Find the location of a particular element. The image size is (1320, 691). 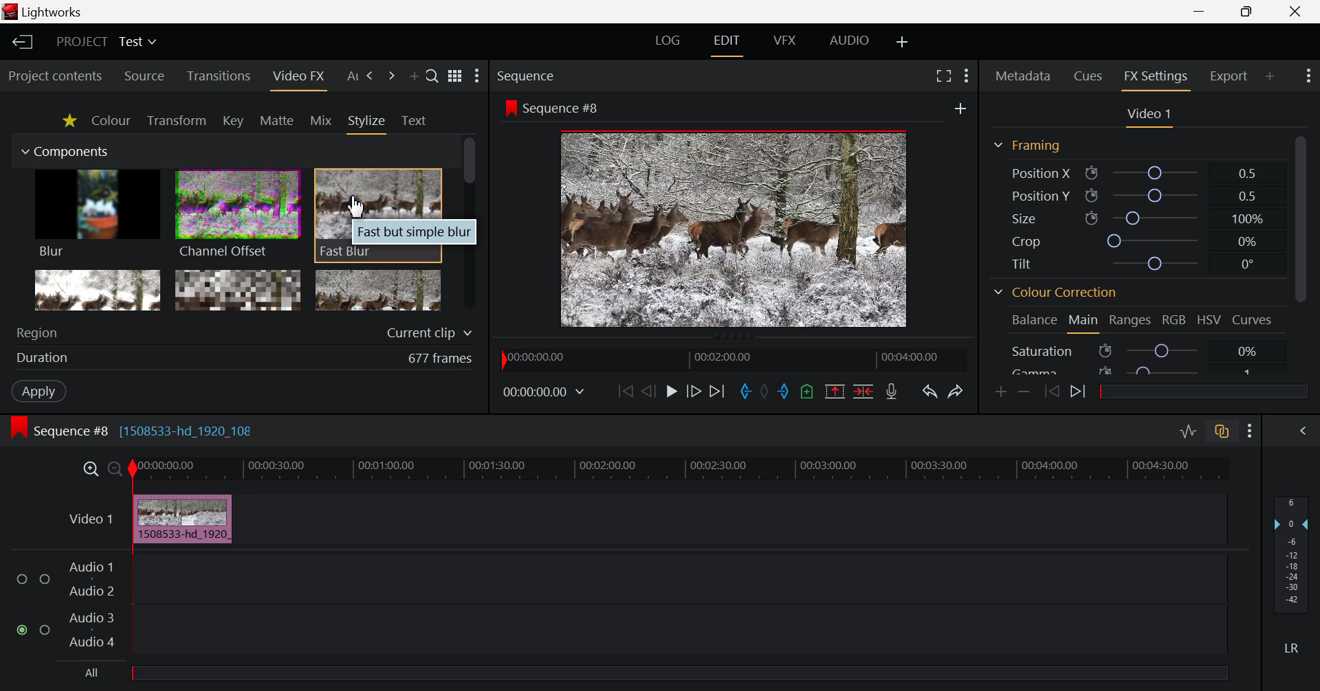

Video Clip Inserted is located at coordinates (182, 517).